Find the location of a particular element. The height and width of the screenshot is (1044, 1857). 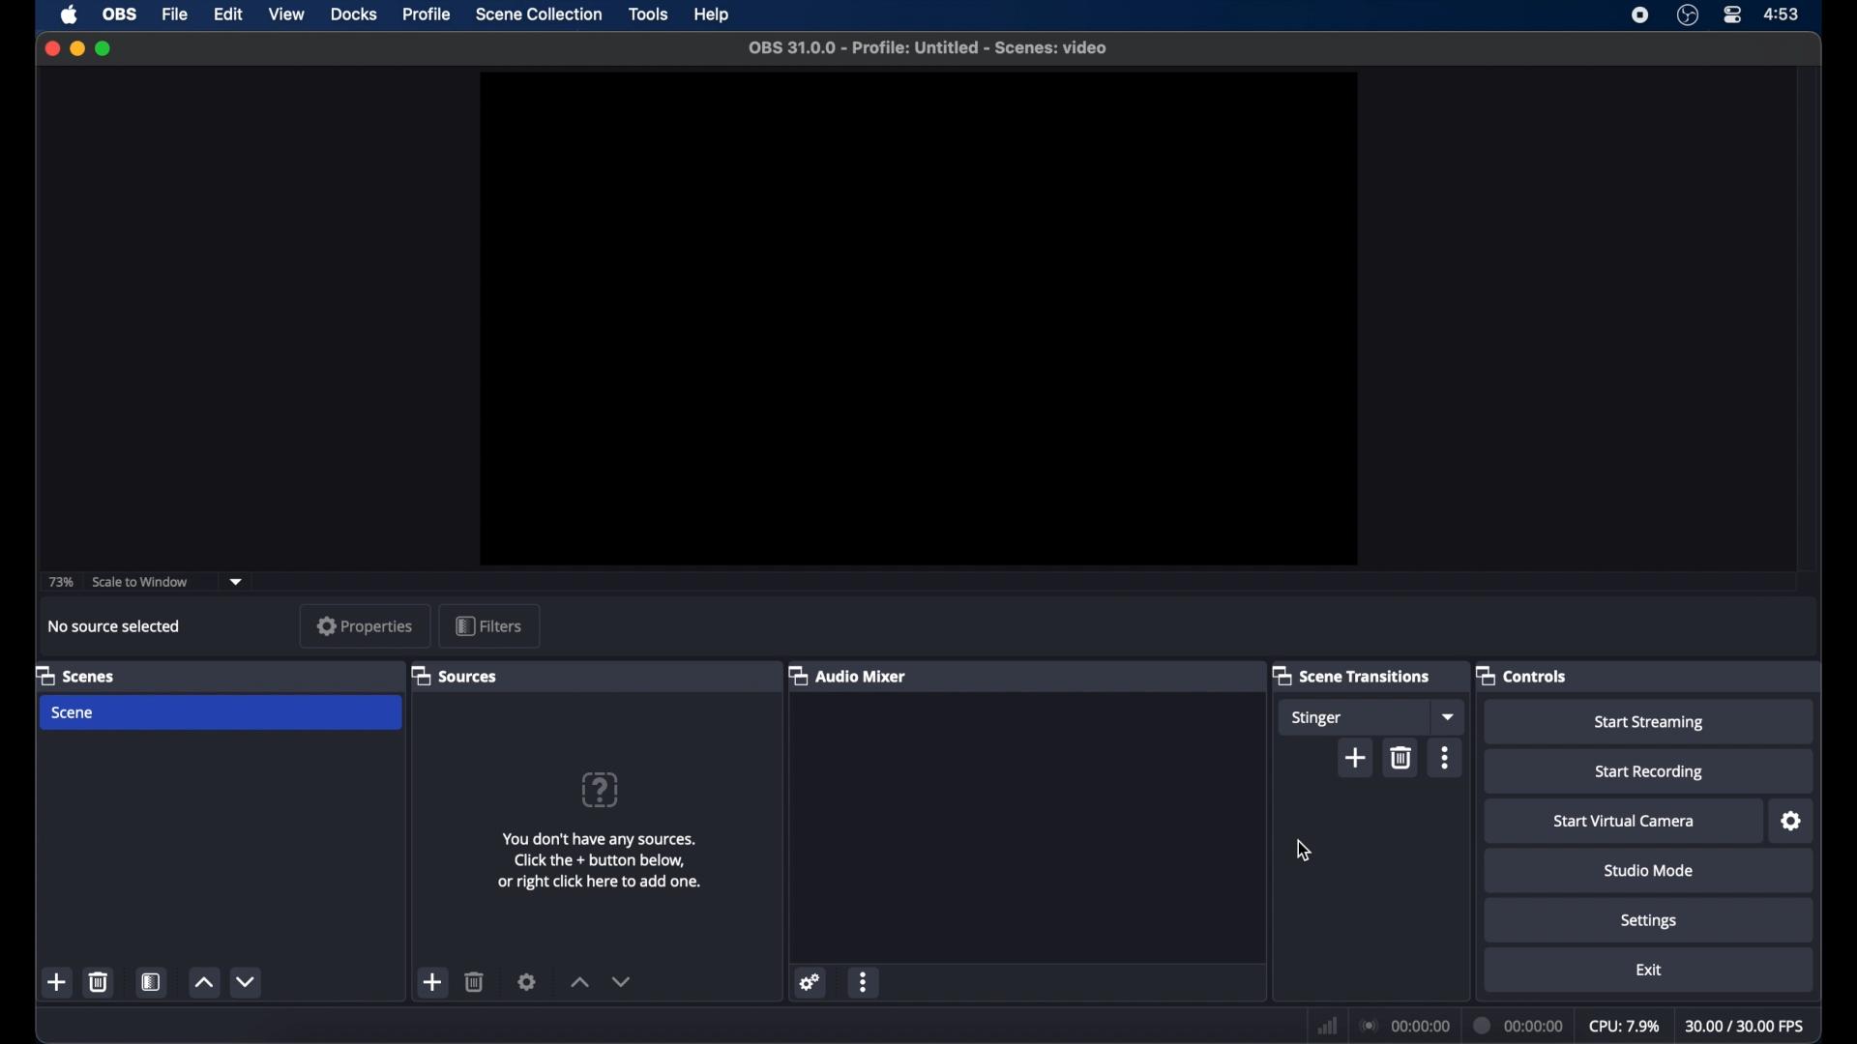

dropdown is located at coordinates (236, 581).